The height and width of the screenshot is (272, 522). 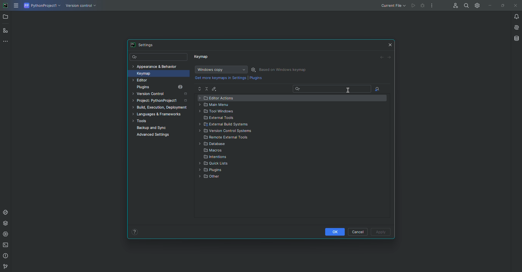 I want to click on Windows Copy, so click(x=220, y=69).